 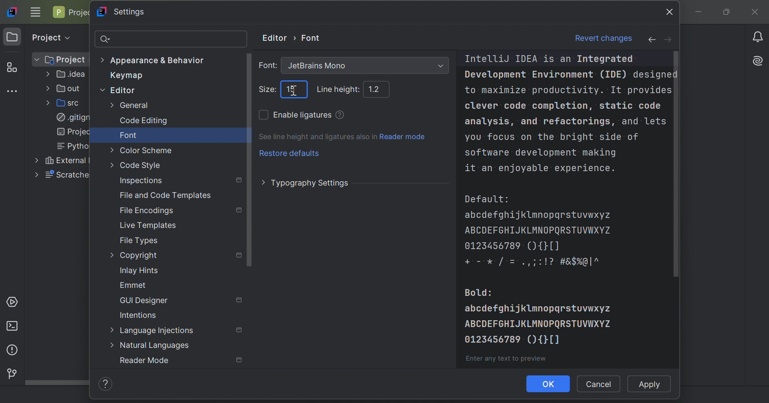 I want to click on File Encodings, so click(x=147, y=211).